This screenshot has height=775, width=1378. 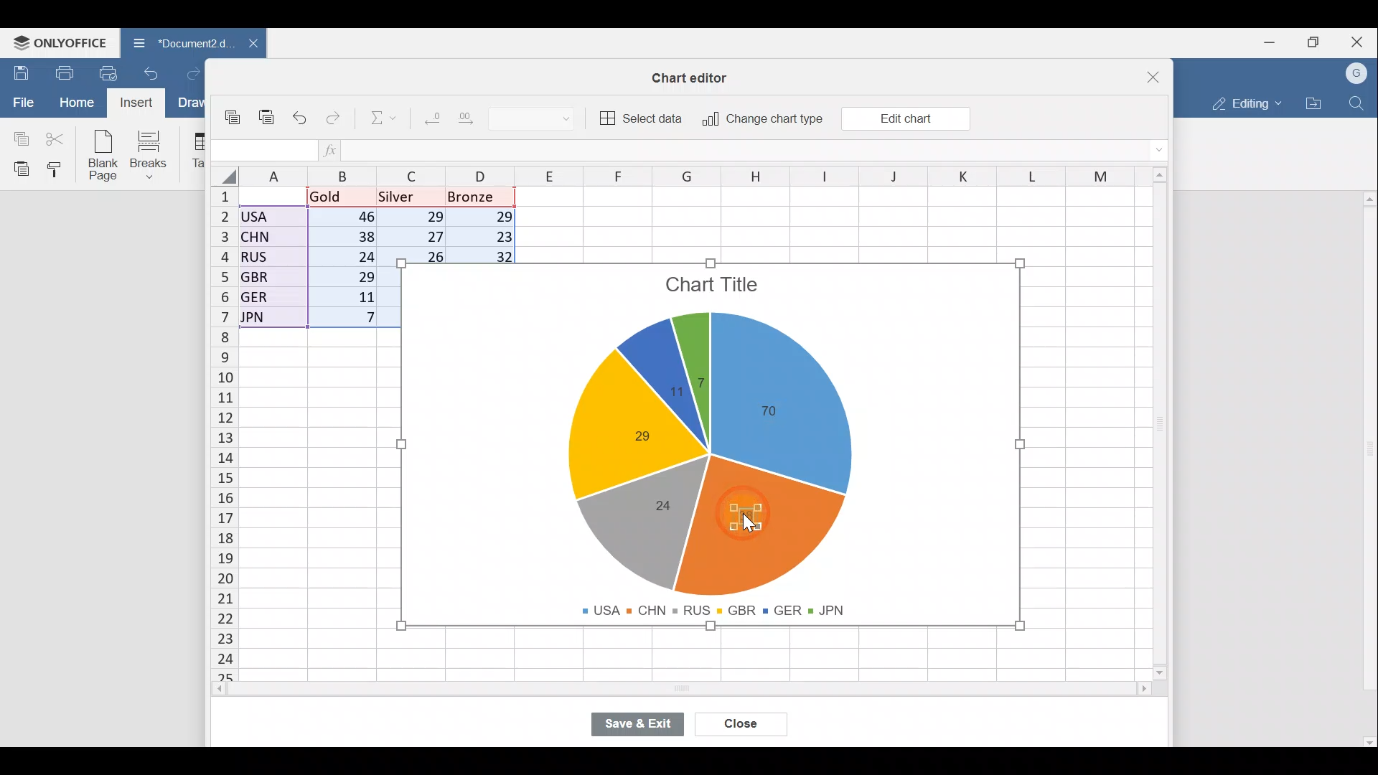 I want to click on Chart label, so click(x=700, y=374).